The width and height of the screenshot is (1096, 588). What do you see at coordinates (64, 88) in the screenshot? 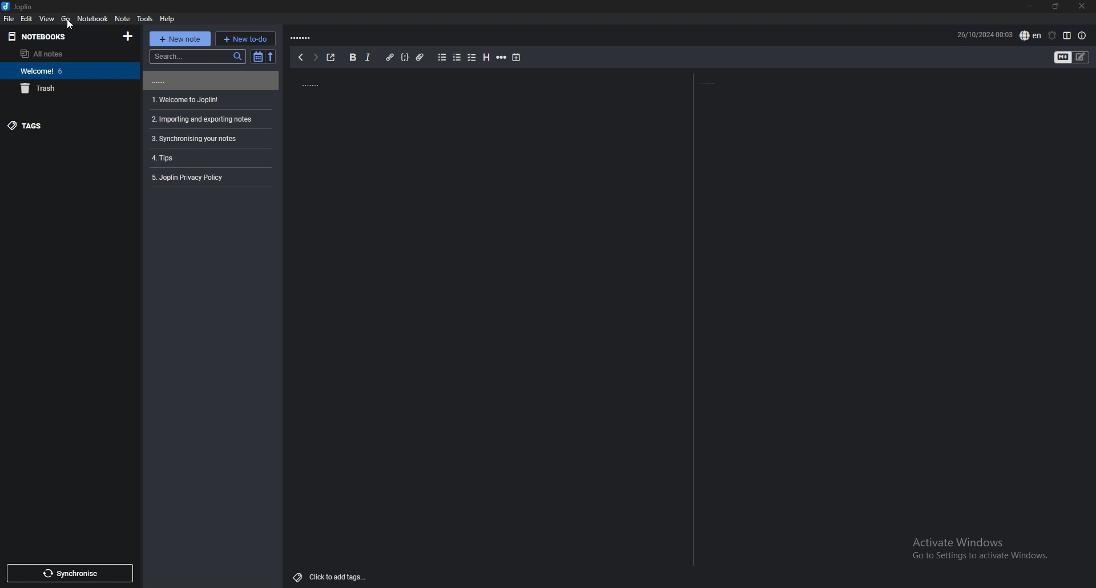
I see `trash` at bounding box center [64, 88].